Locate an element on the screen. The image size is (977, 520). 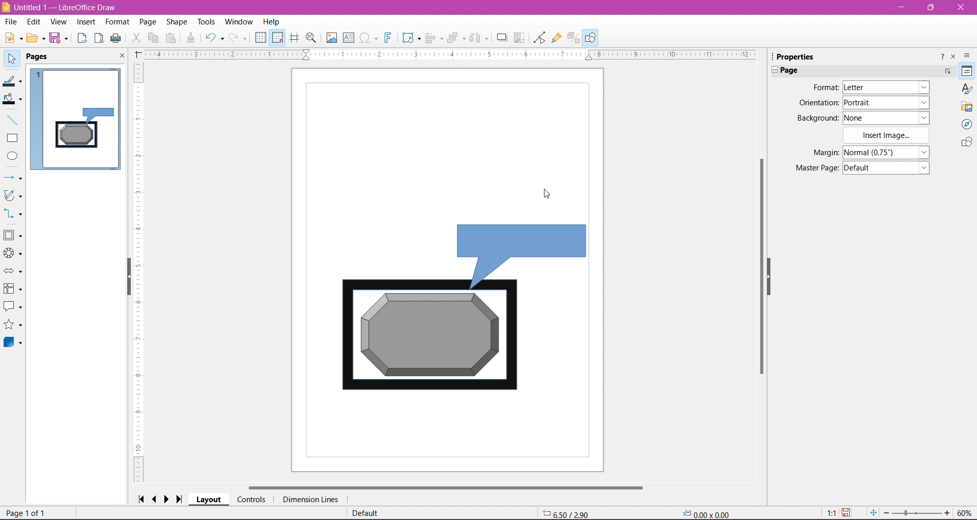
Line Color is located at coordinates (13, 82).